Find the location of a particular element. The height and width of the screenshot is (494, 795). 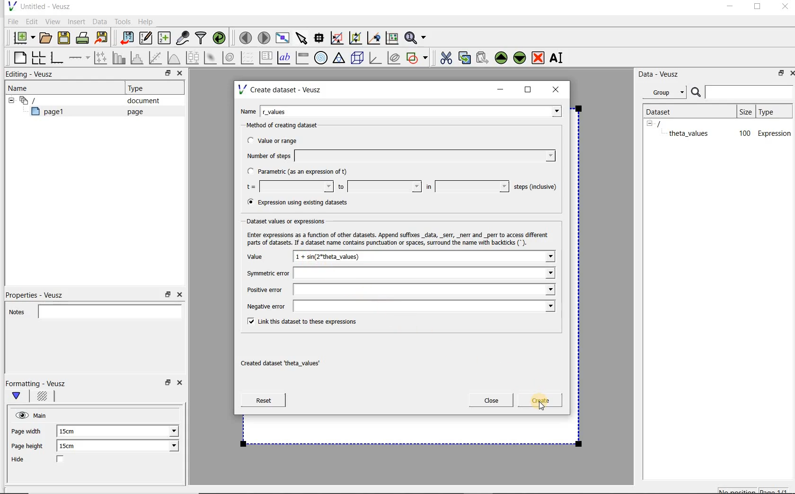

maximize is located at coordinates (528, 90).